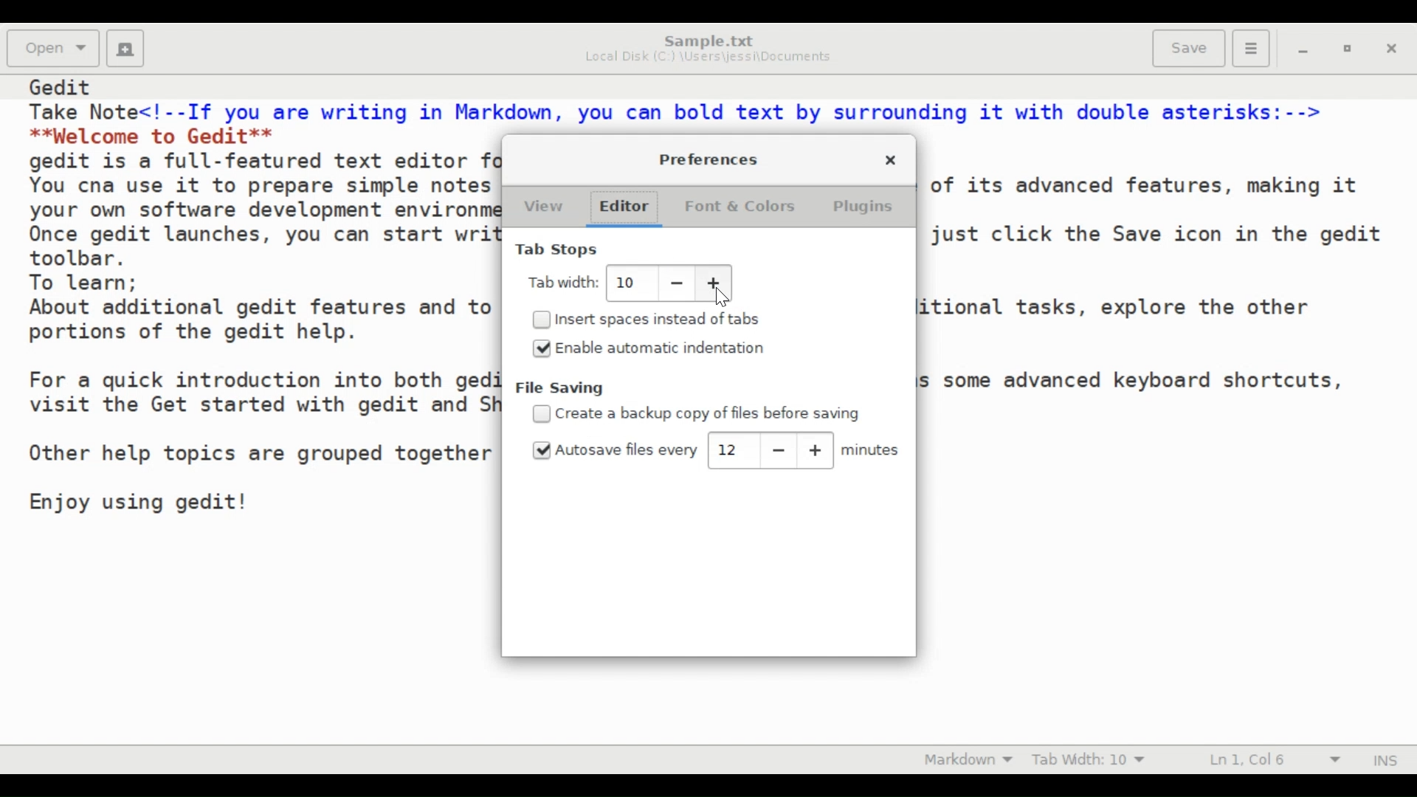  What do you see at coordinates (708, 58) in the screenshot?
I see `Local Disk (C:) \Users\jessi\Documents` at bounding box center [708, 58].